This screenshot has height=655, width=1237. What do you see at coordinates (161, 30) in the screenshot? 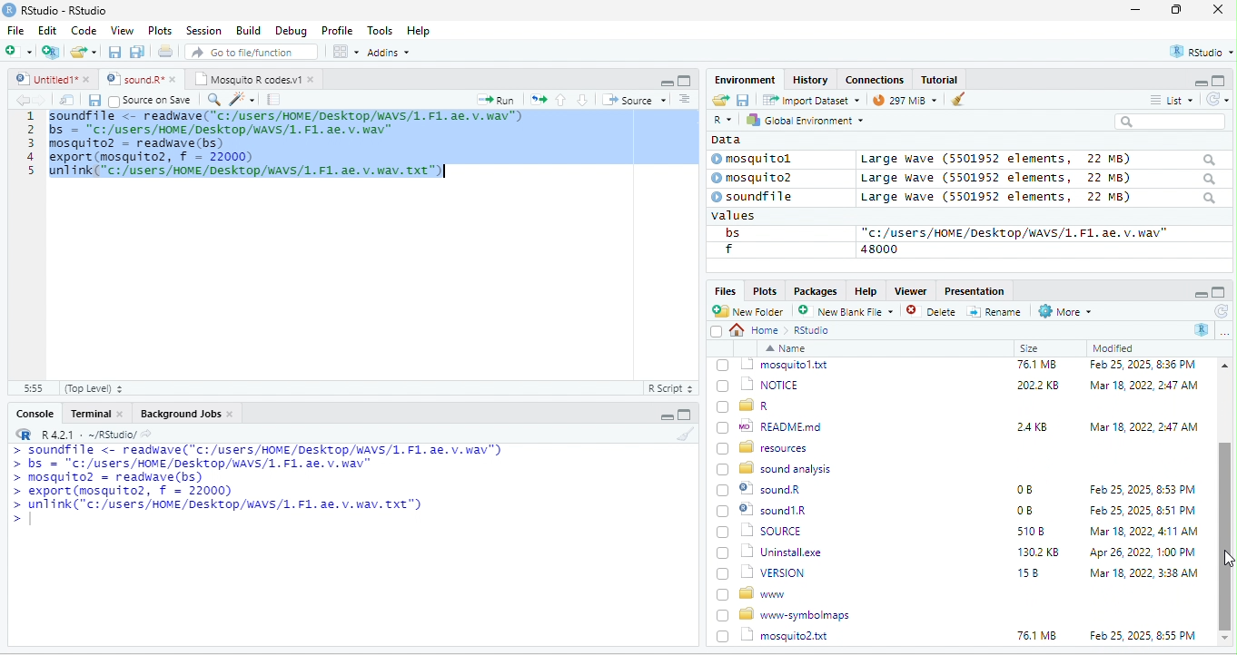
I see `Plots` at bounding box center [161, 30].